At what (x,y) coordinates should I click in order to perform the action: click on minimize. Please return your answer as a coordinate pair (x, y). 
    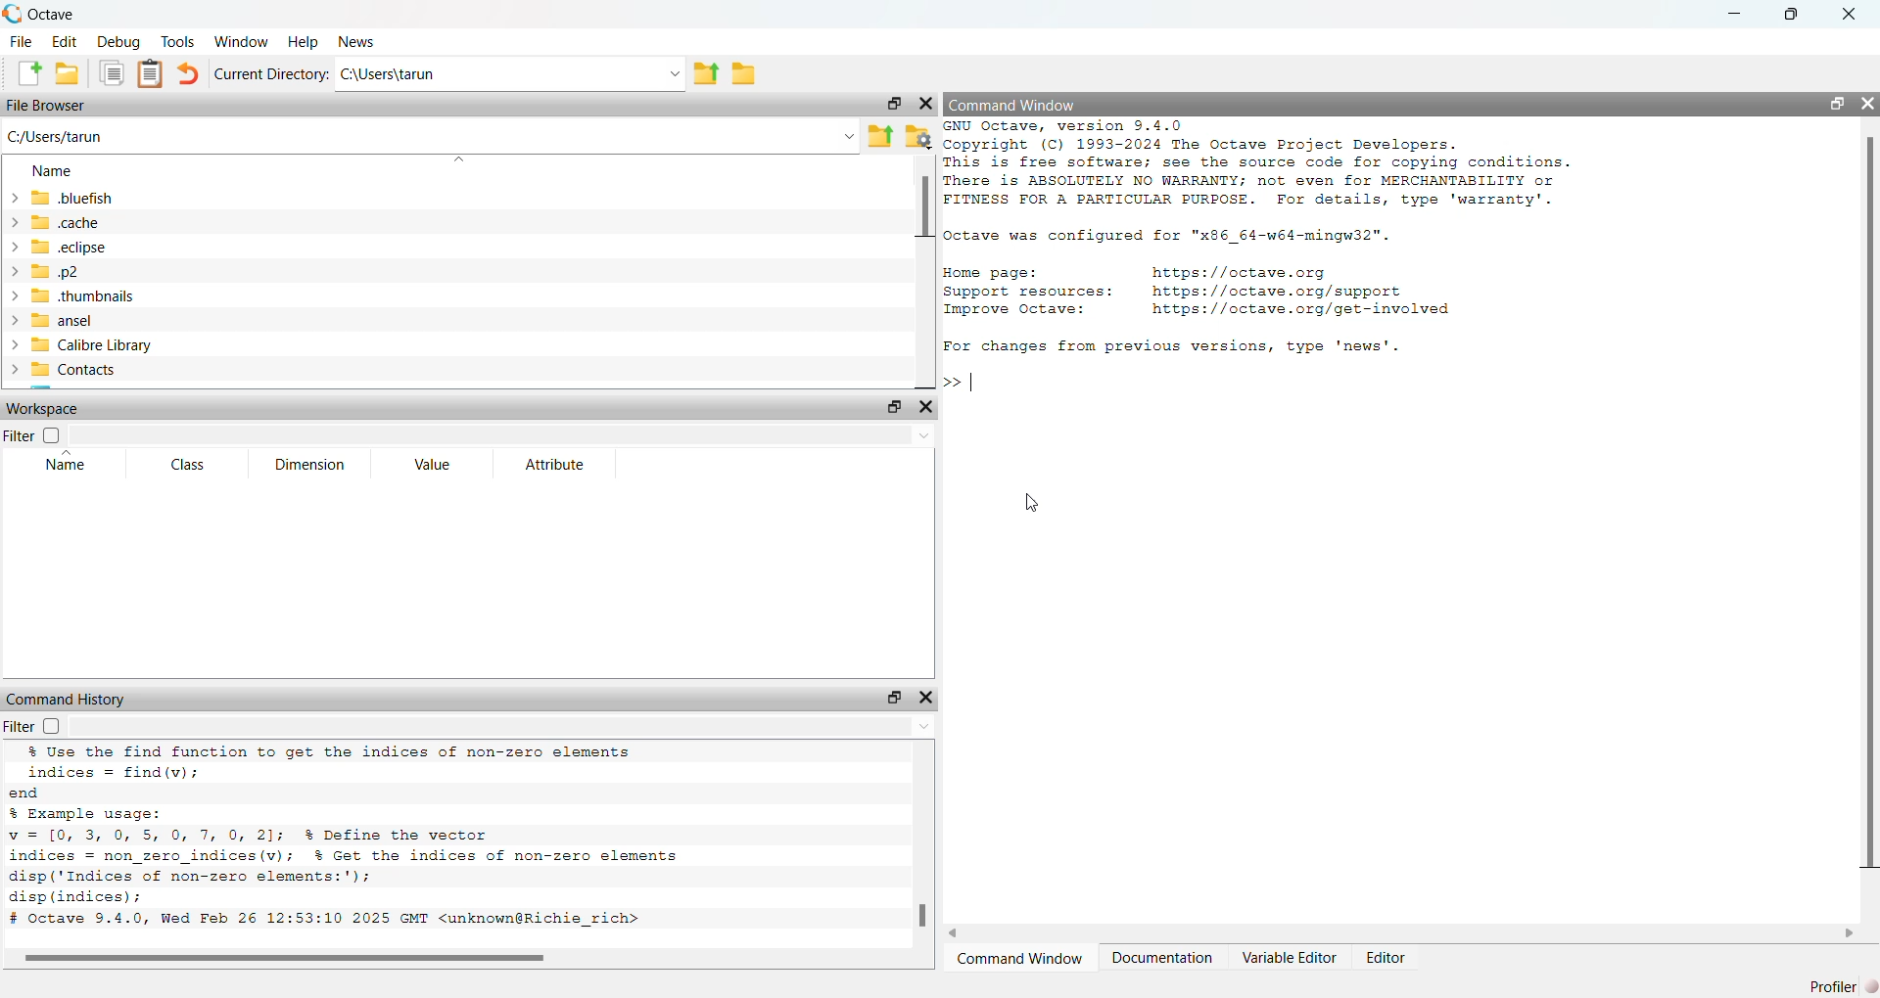
    Looking at the image, I should click on (1736, 17).